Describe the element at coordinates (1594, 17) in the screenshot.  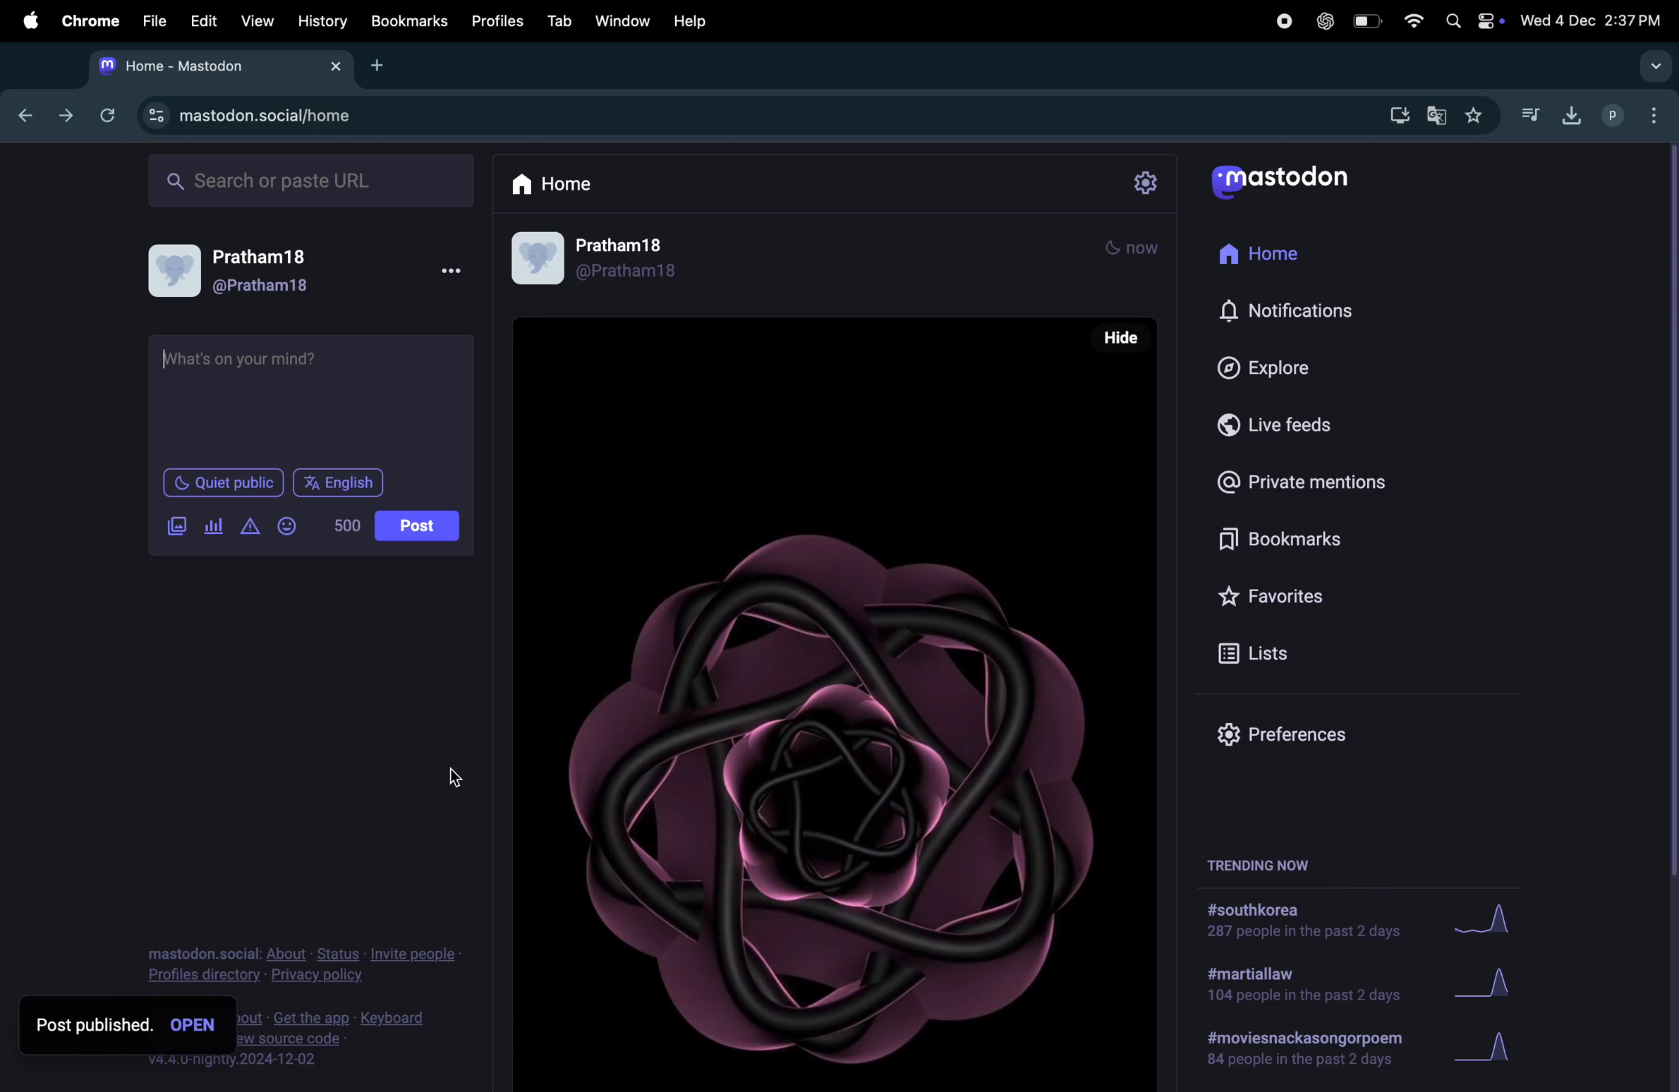
I see `date and time` at that location.